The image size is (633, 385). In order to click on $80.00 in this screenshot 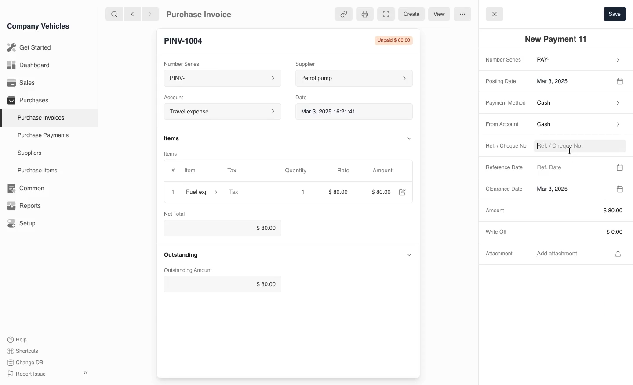, I will do `click(224, 284)`.